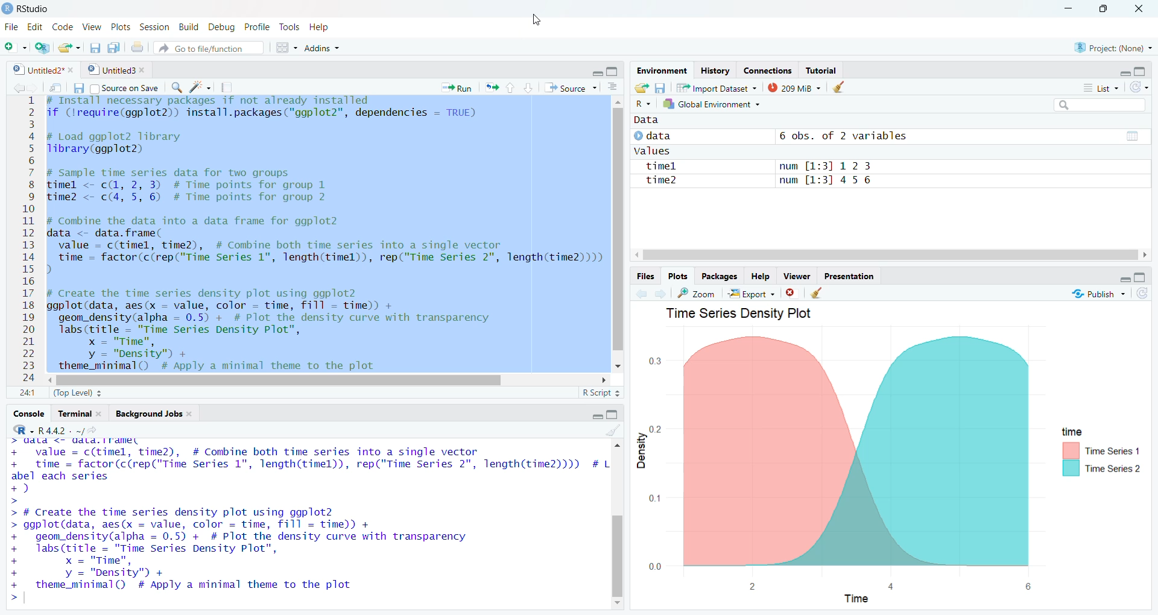 Image resolution: width=1158 pixels, height=615 pixels. I want to click on Clean, so click(612, 430).